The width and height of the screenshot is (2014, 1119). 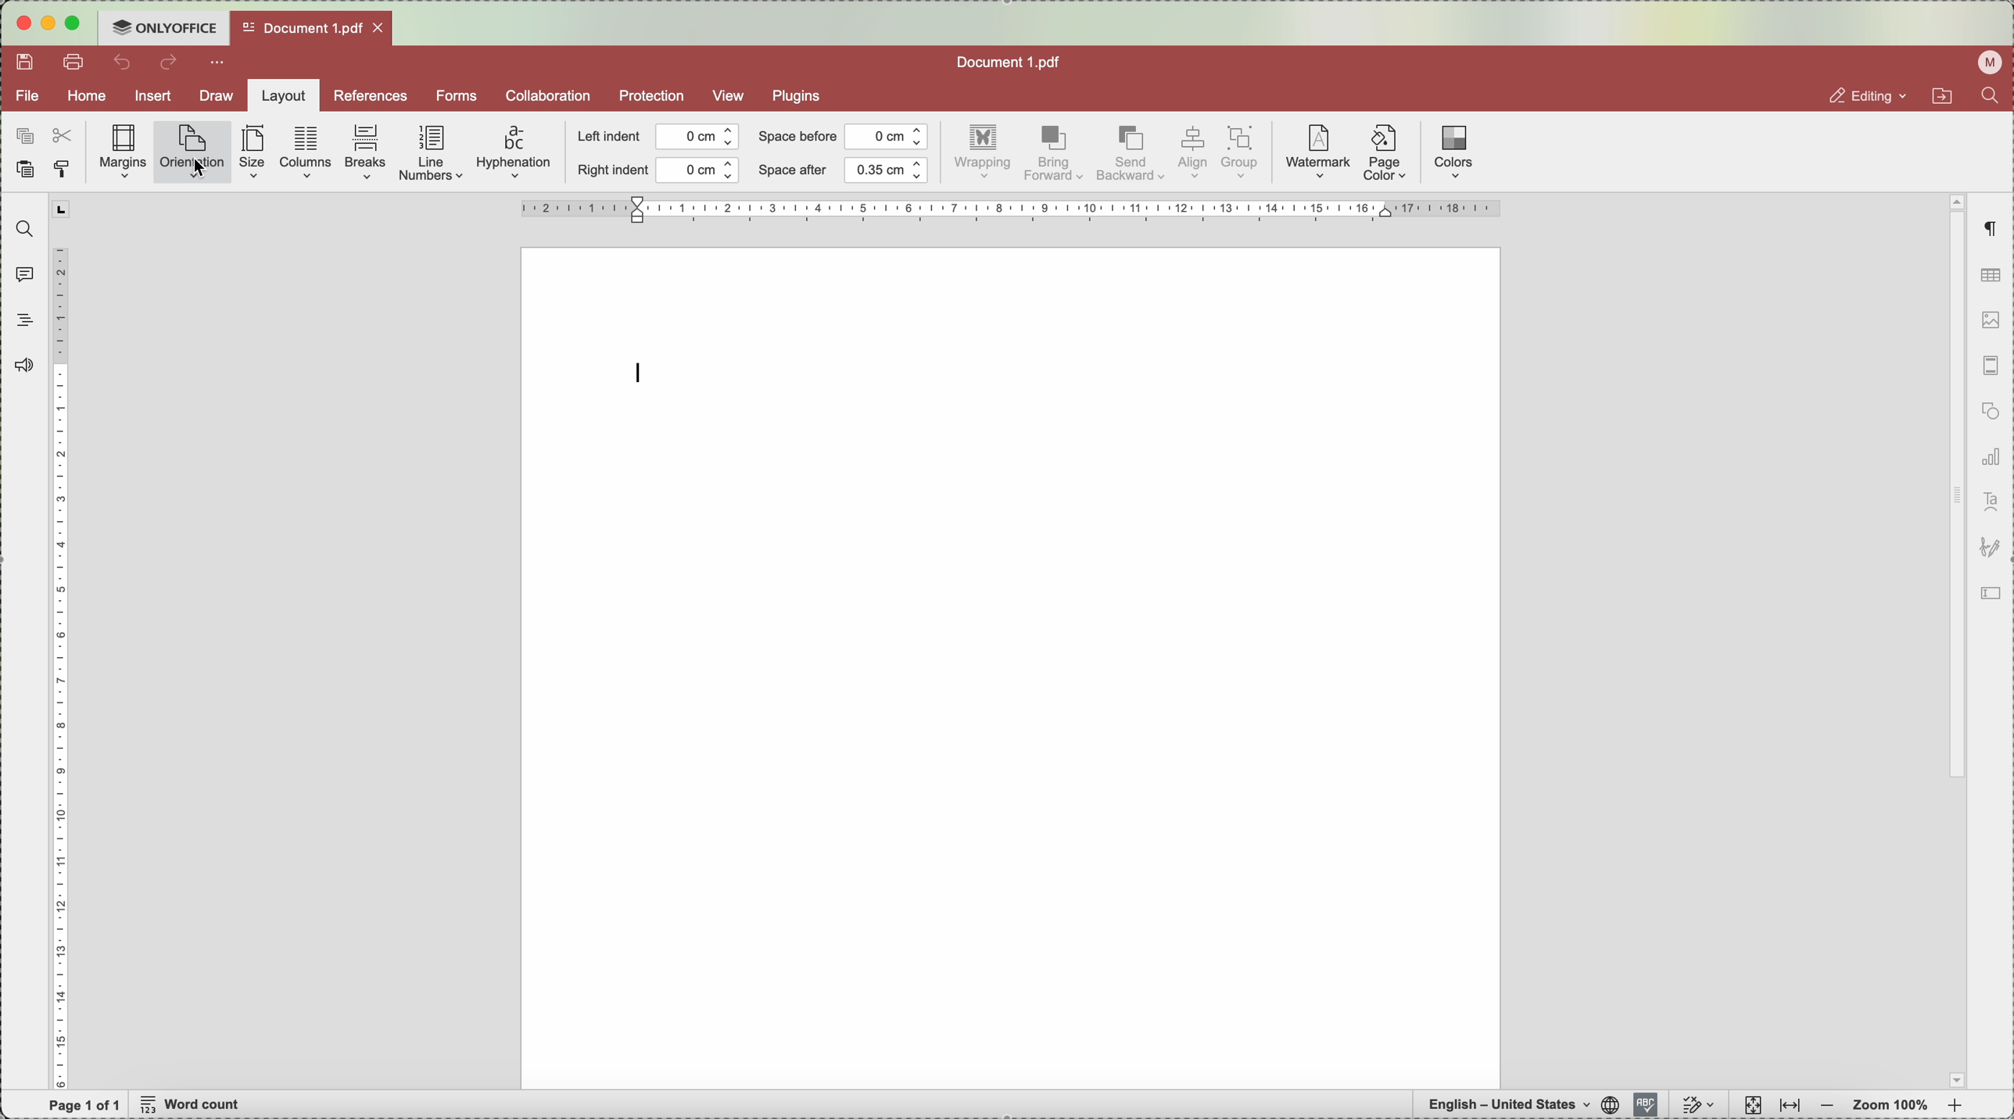 What do you see at coordinates (367, 153) in the screenshot?
I see `breaks` at bounding box center [367, 153].